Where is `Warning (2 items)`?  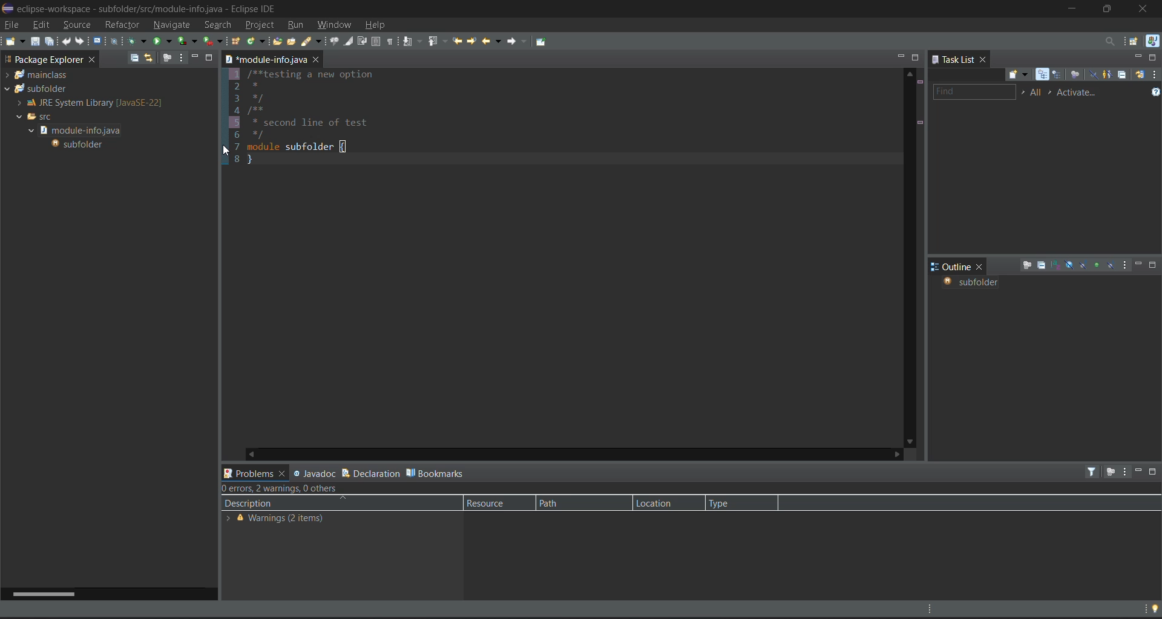
Warning (2 items) is located at coordinates (278, 520).